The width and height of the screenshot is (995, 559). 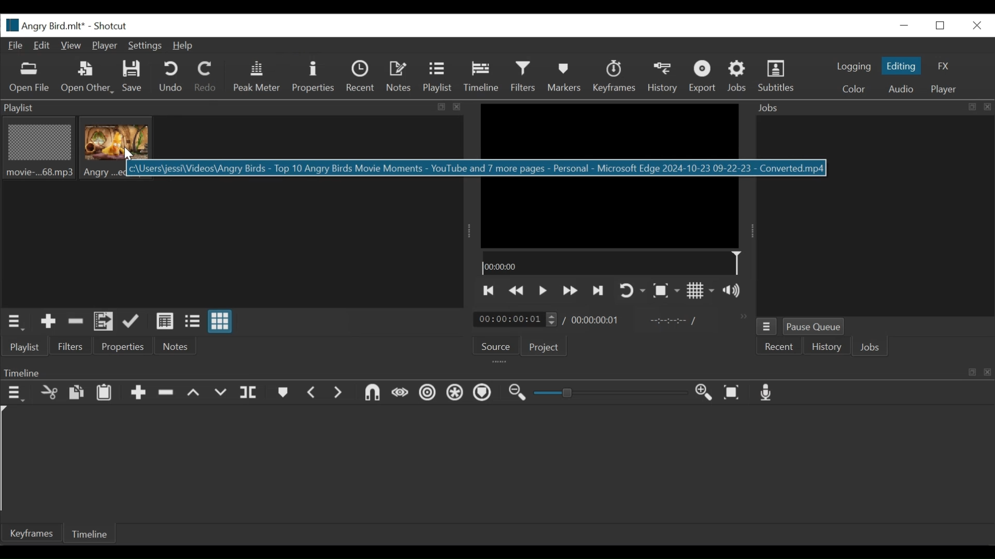 What do you see at coordinates (974, 25) in the screenshot?
I see `Close` at bounding box center [974, 25].